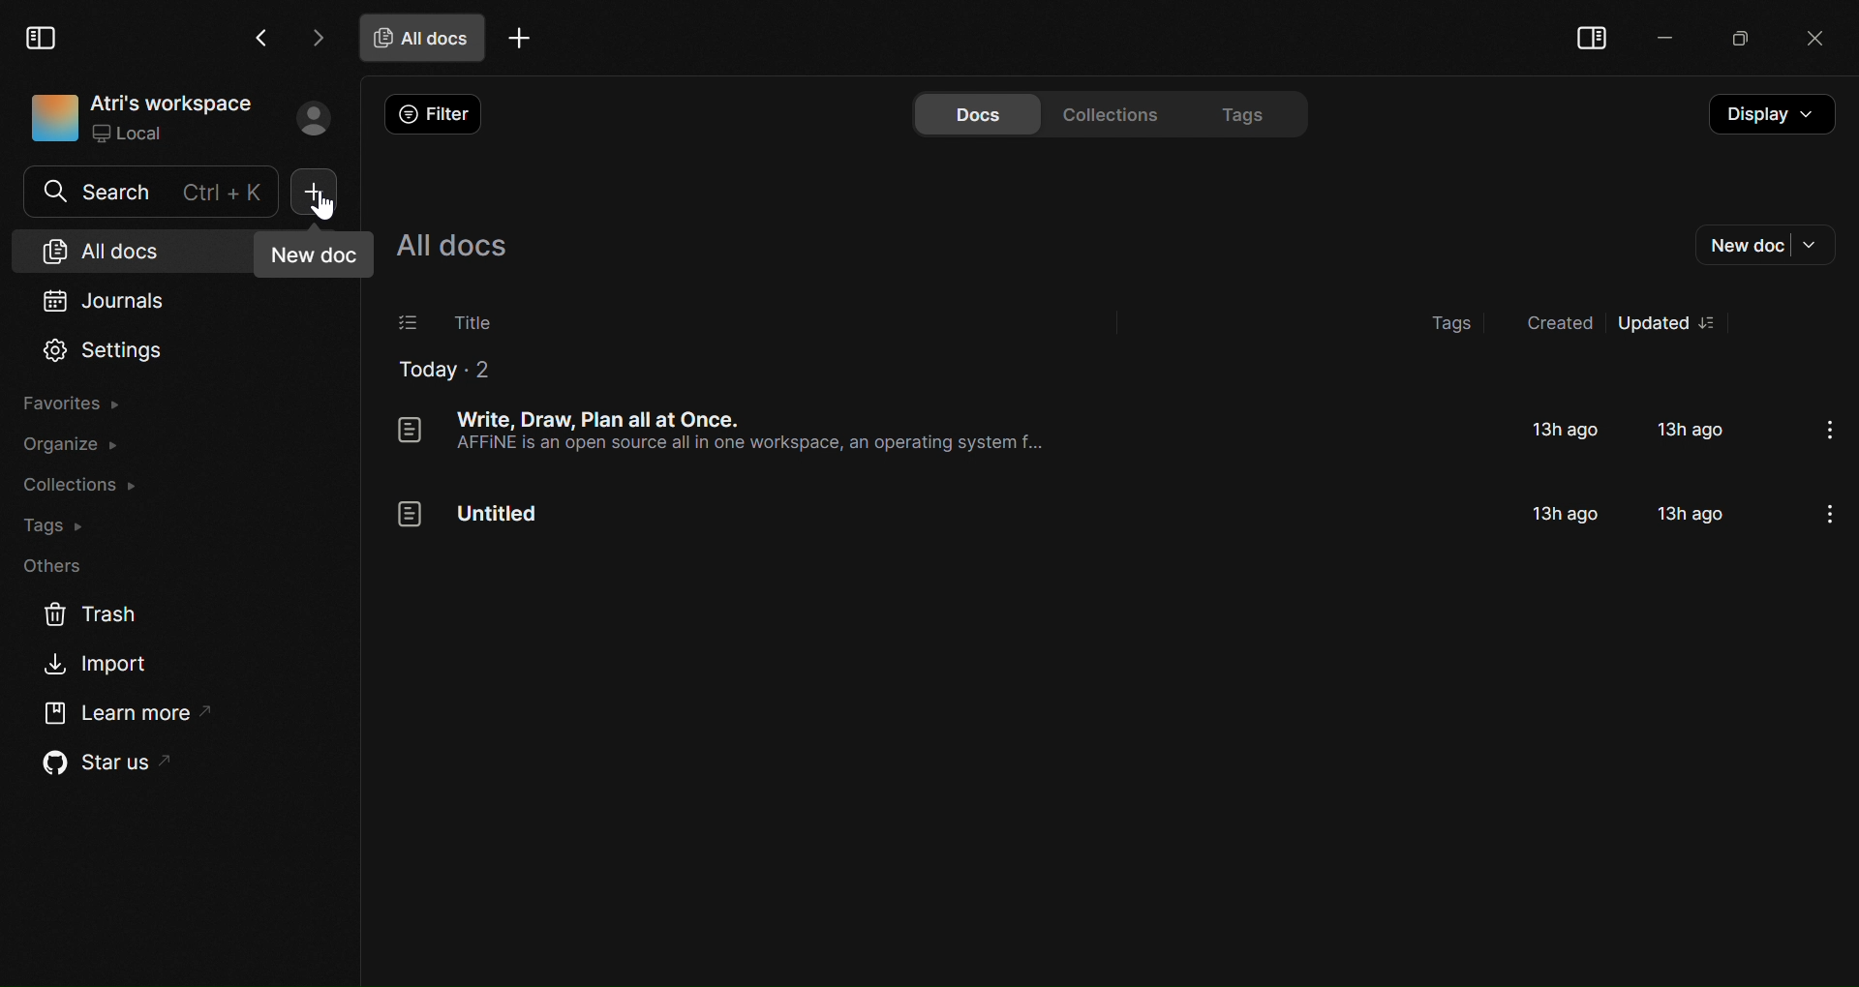  Describe the element at coordinates (79, 445) in the screenshot. I see `Organize` at that location.